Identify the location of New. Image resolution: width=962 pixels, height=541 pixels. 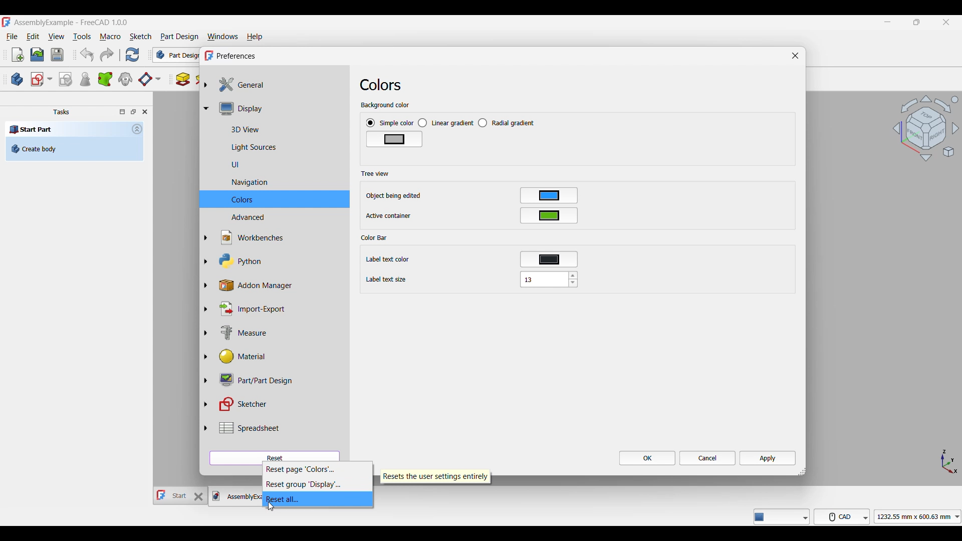
(18, 55).